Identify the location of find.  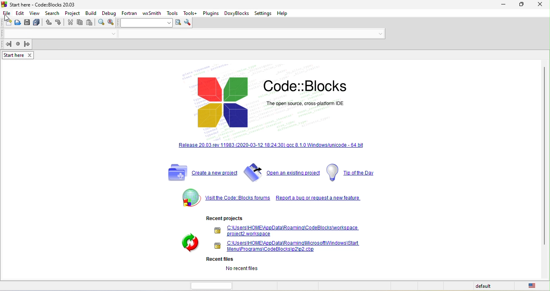
(101, 23).